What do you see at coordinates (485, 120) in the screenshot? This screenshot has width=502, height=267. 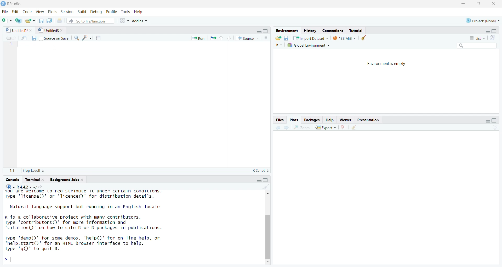 I see `maximize/minimize` at bounding box center [485, 120].